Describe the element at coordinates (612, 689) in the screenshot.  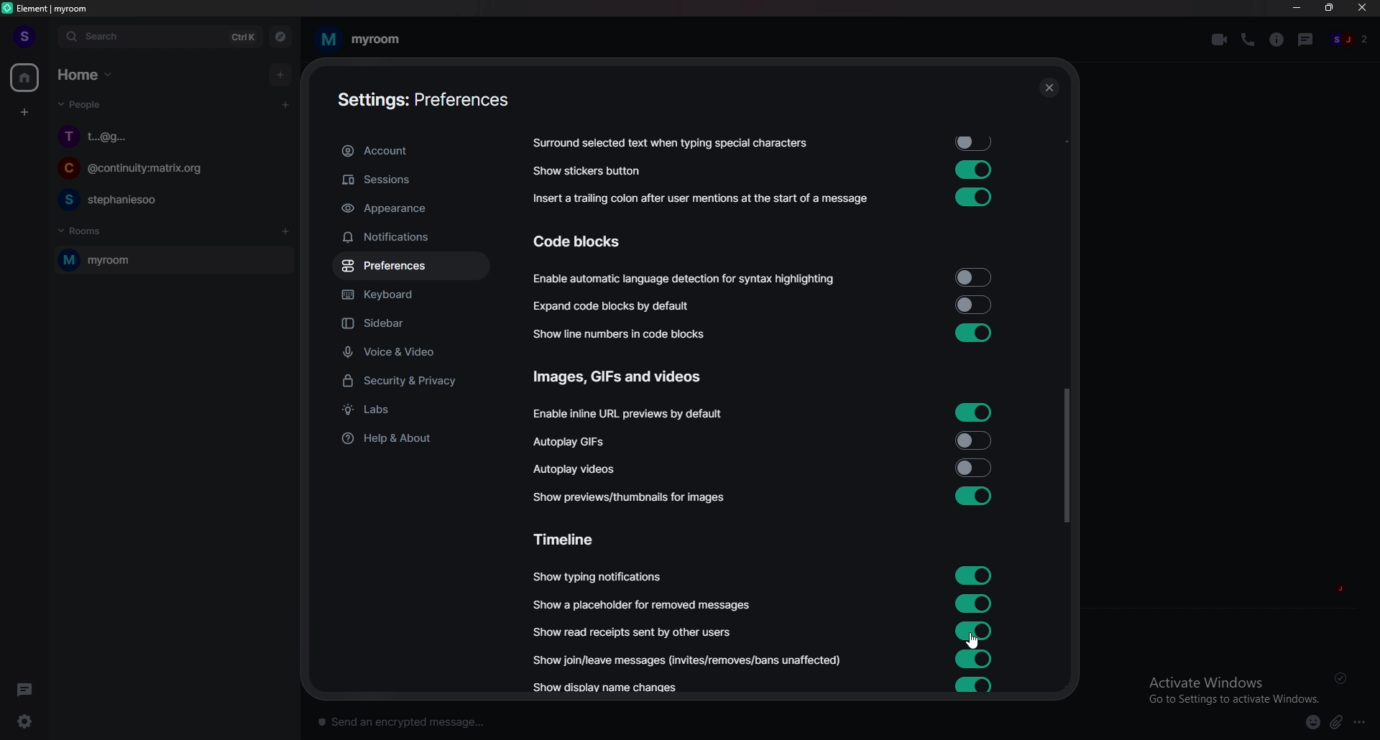
I see `show display name changes` at that location.